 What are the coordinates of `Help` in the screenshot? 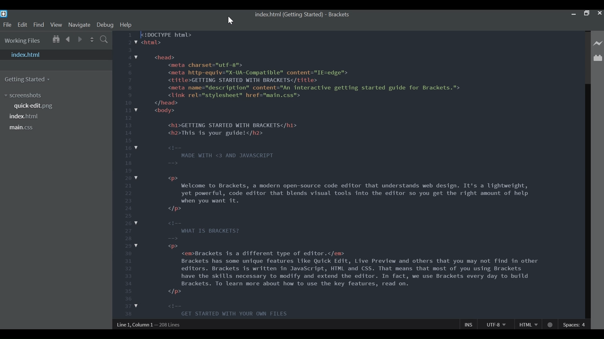 It's located at (126, 25).